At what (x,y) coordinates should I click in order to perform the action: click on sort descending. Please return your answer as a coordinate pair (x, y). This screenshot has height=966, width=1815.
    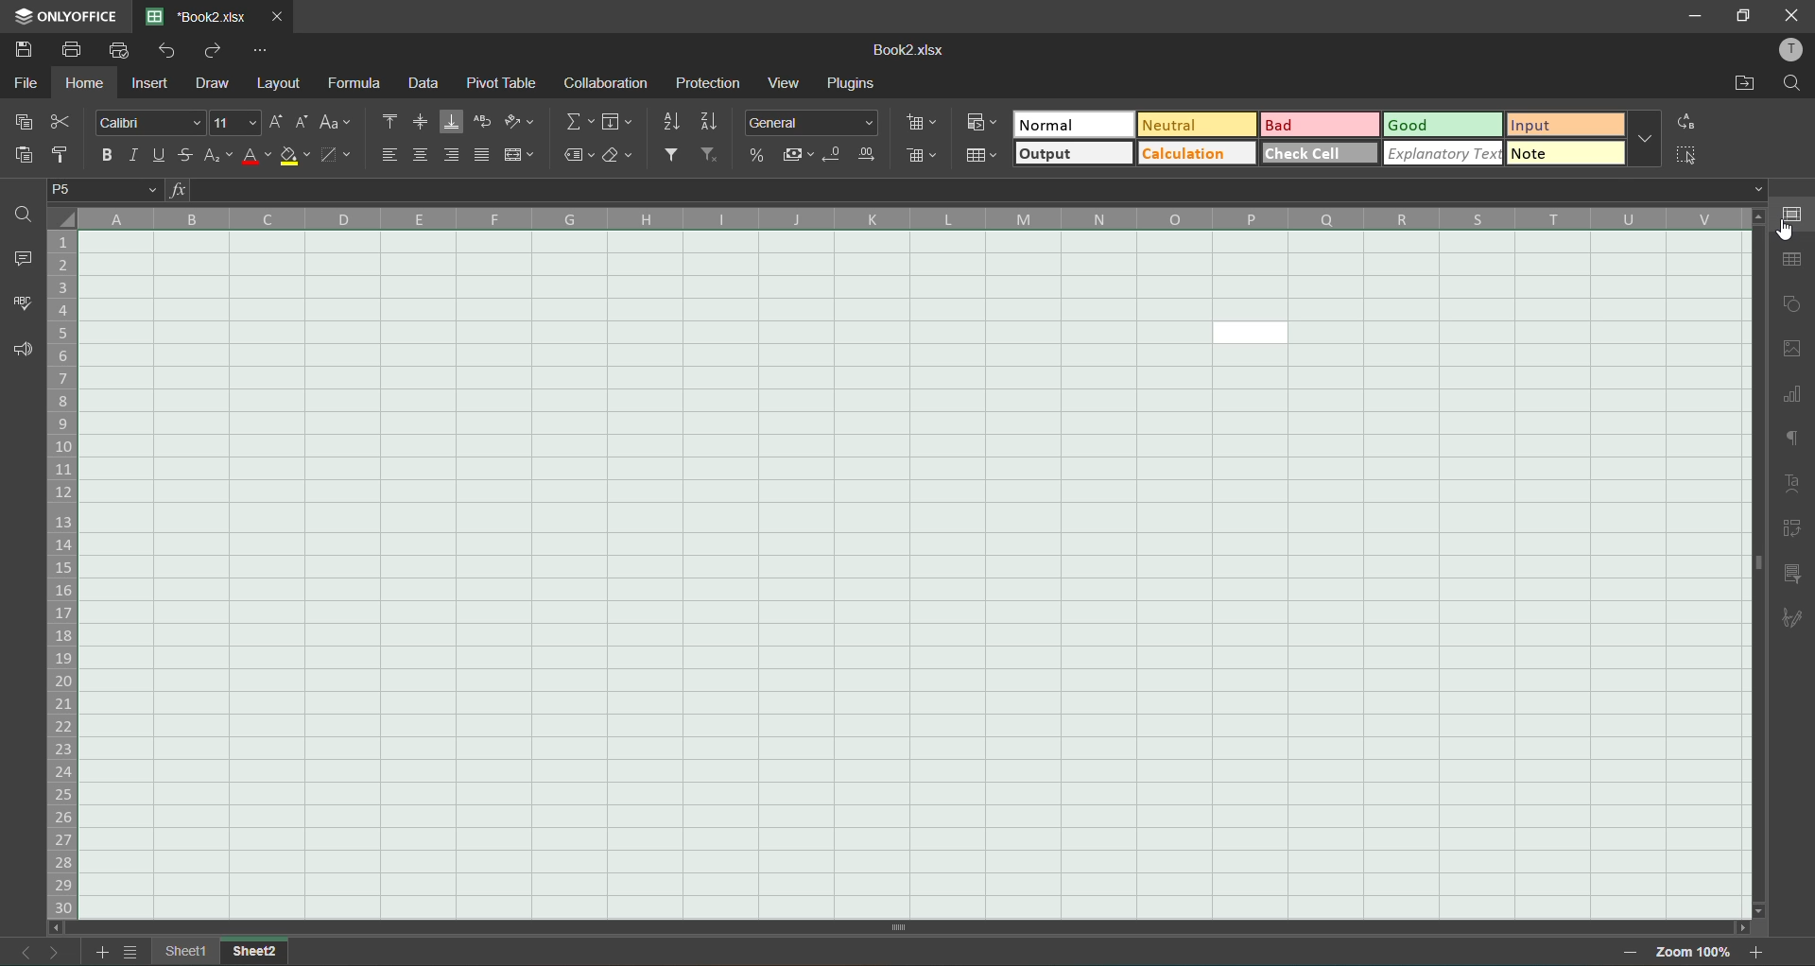
    Looking at the image, I should click on (717, 125).